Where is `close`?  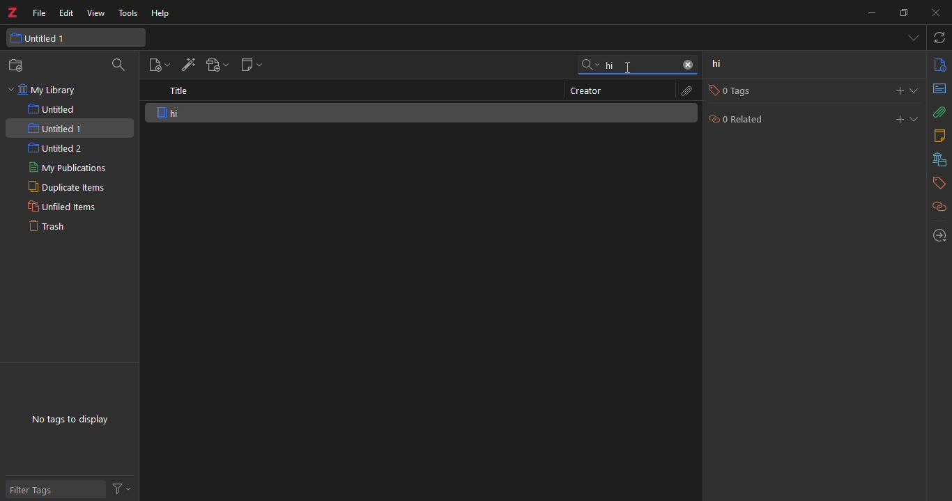
close is located at coordinates (939, 11).